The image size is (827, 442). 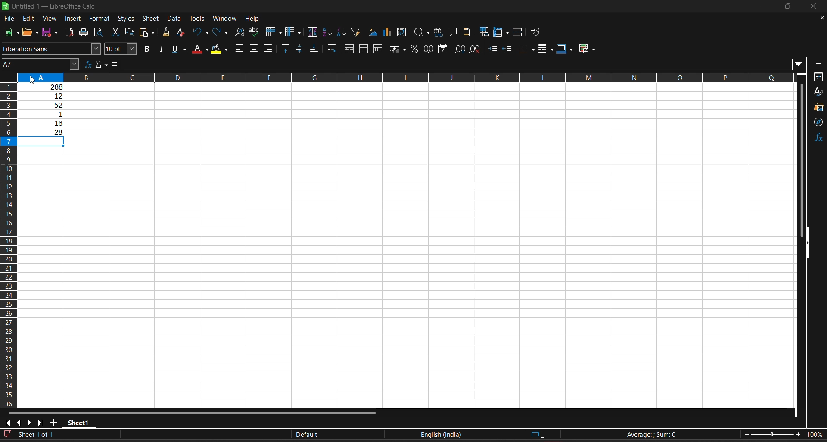 What do you see at coordinates (483, 32) in the screenshot?
I see `define print area` at bounding box center [483, 32].